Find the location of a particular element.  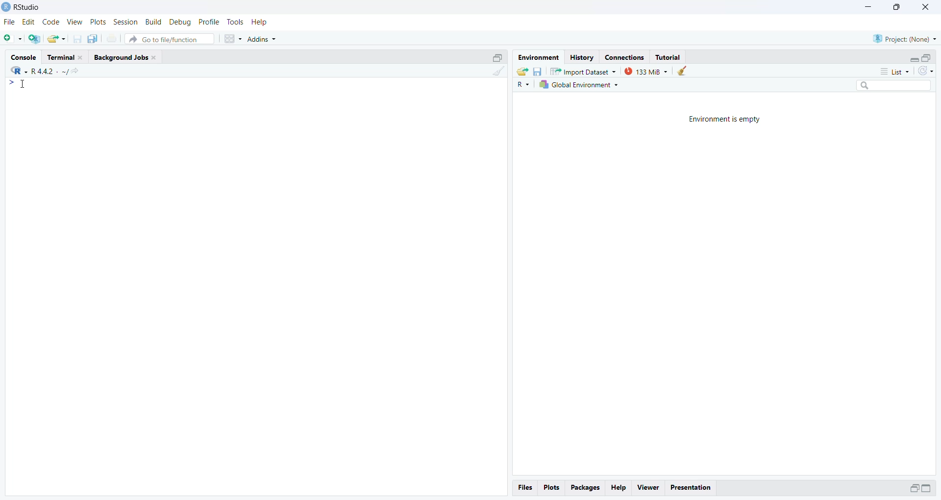

Console is located at coordinates (24, 56).